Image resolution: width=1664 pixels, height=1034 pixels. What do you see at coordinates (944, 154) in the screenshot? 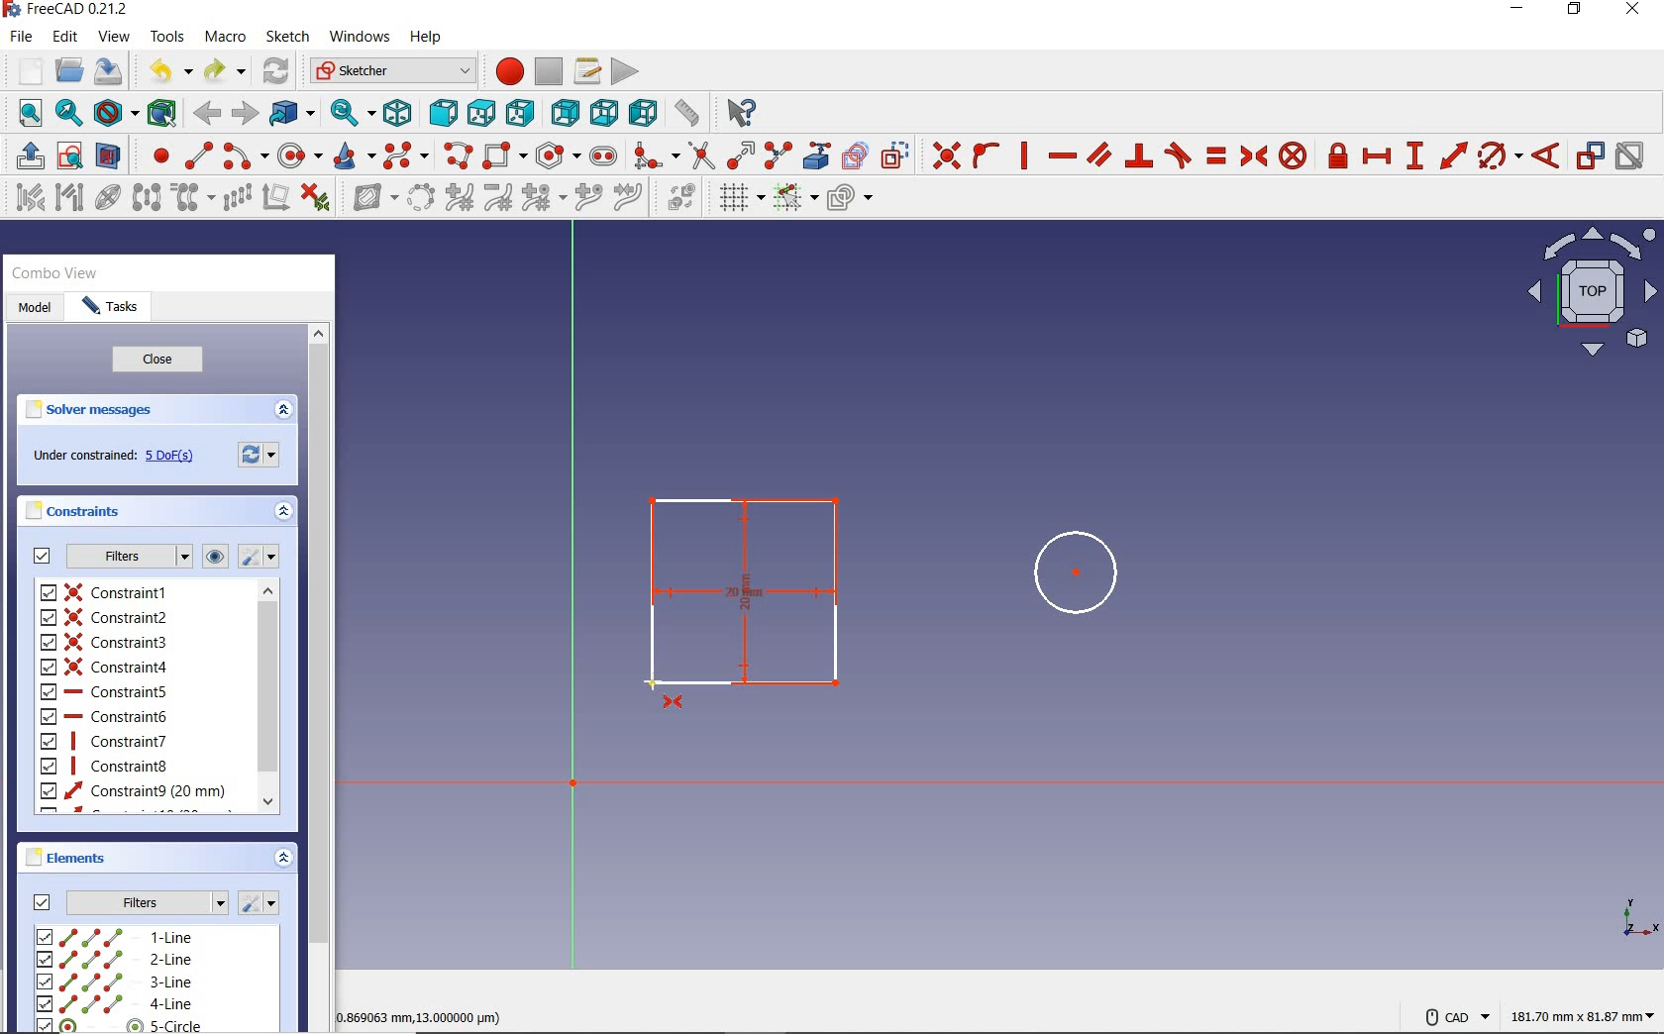
I see `constraint coincident` at bounding box center [944, 154].